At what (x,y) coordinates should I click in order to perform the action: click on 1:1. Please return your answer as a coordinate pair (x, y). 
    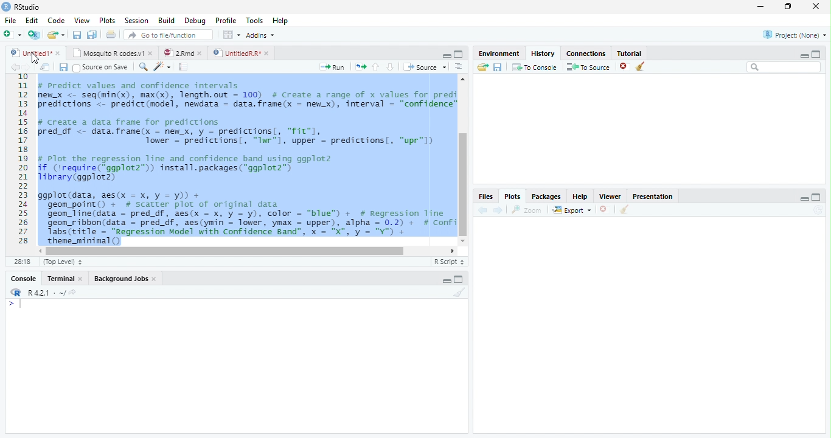
    Looking at the image, I should click on (19, 263).